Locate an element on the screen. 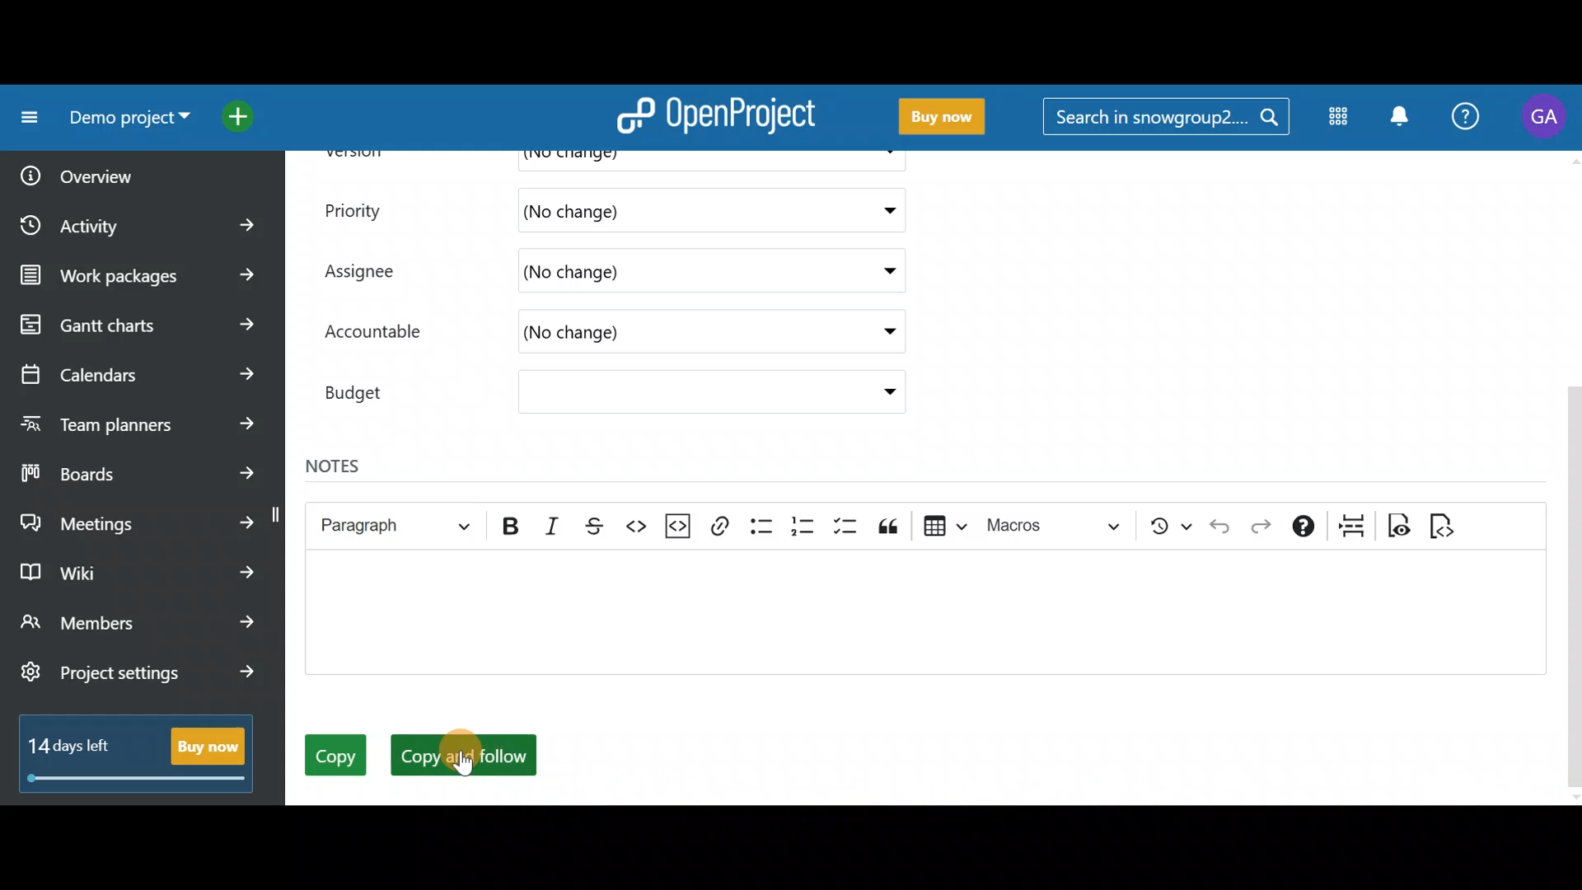  Boards is located at coordinates (139, 468).